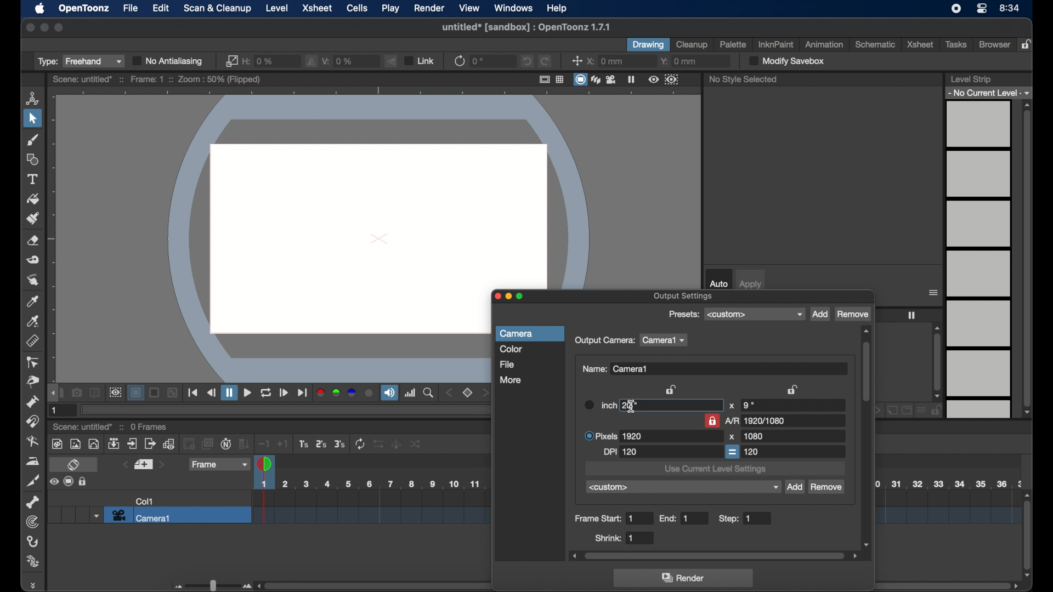 The height and width of the screenshot is (592, 1053). What do you see at coordinates (752, 451) in the screenshot?
I see `120` at bounding box center [752, 451].